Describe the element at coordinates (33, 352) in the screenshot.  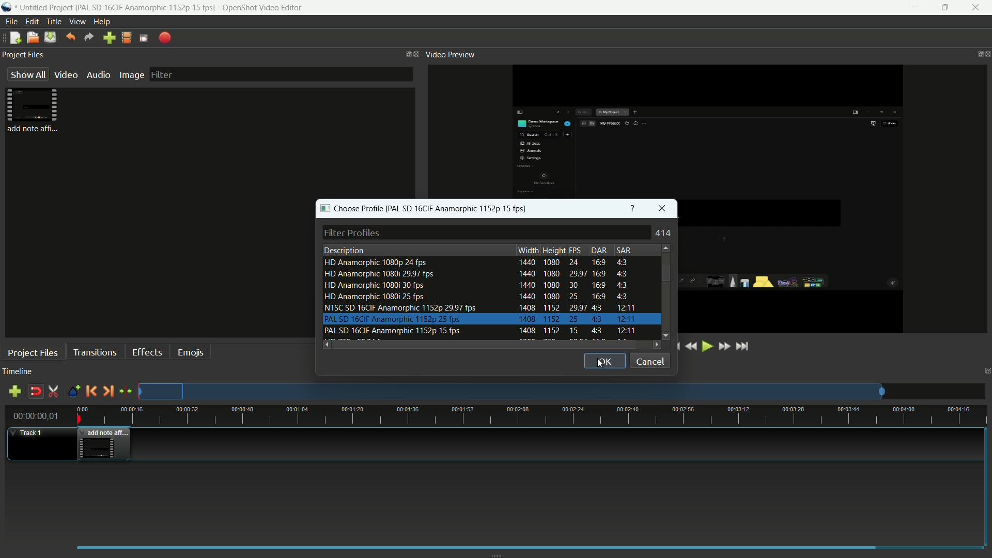
I see `project files` at that location.